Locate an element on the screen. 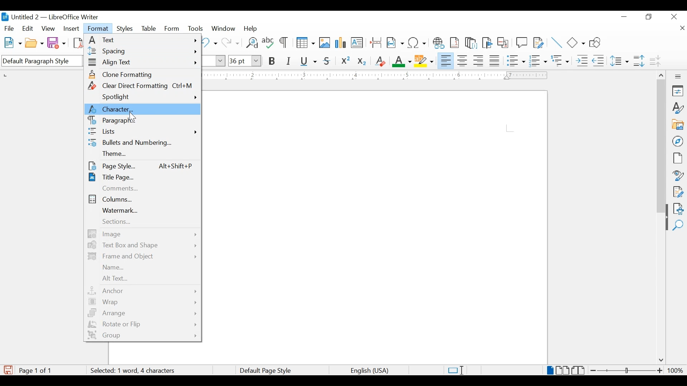  font color is located at coordinates (402, 61).